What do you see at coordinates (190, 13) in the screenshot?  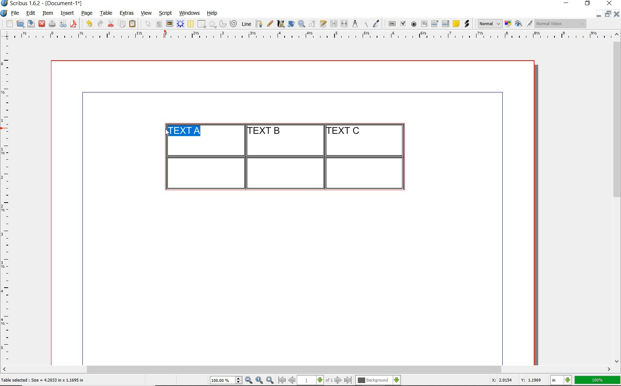 I see `windows` at bounding box center [190, 13].